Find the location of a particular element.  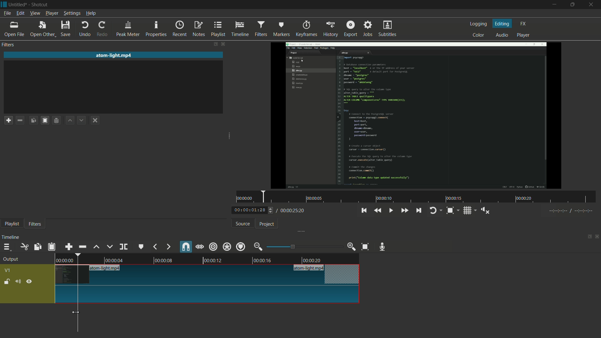

change layout is located at coordinates (588, 236).